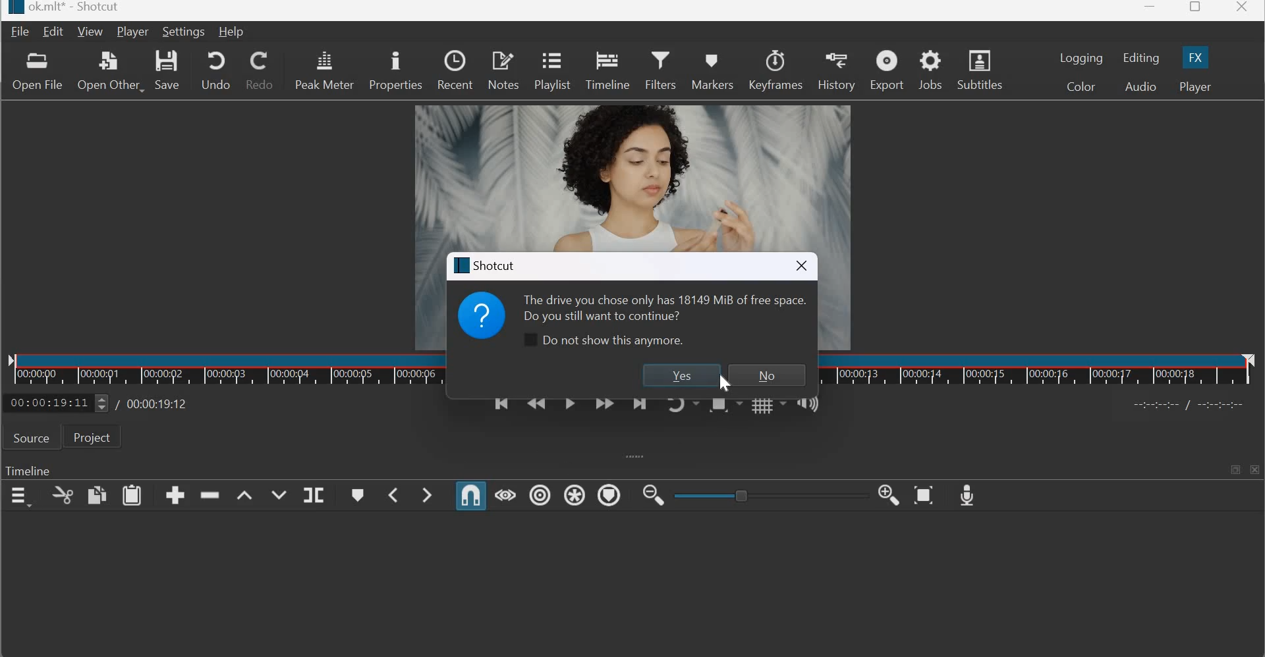 The width and height of the screenshot is (1265, 657). I want to click on copy, so click(96, 495).